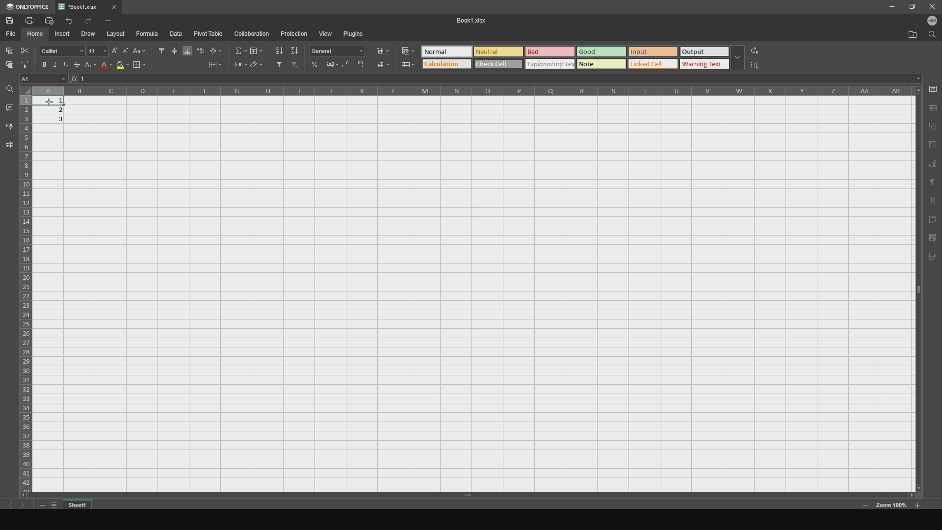  Describe the element at coordinates (293, 33) in the screenshot. I see `protection` at that location.